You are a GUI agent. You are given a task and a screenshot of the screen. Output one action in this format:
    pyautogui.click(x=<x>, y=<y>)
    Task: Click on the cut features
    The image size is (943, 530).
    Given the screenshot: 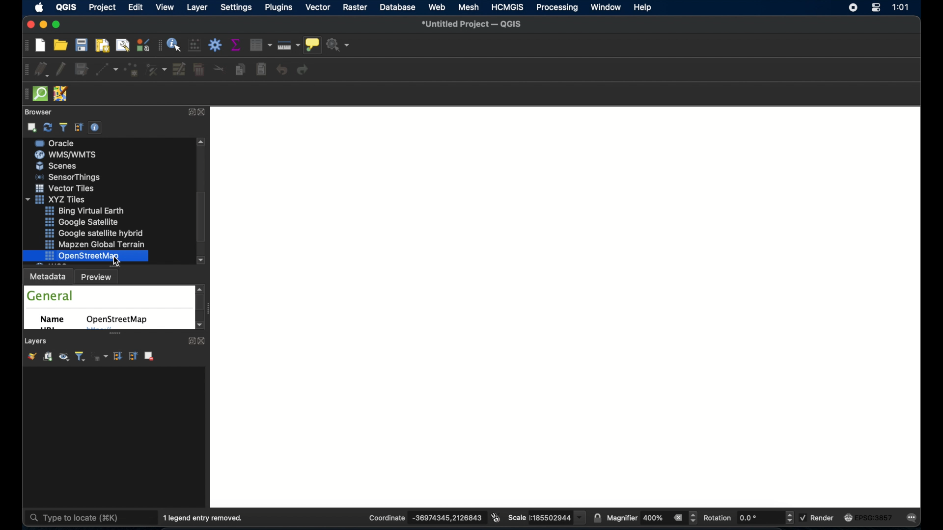 What is the action you would take?
    pyautogui.click(x=219, y=68)
    